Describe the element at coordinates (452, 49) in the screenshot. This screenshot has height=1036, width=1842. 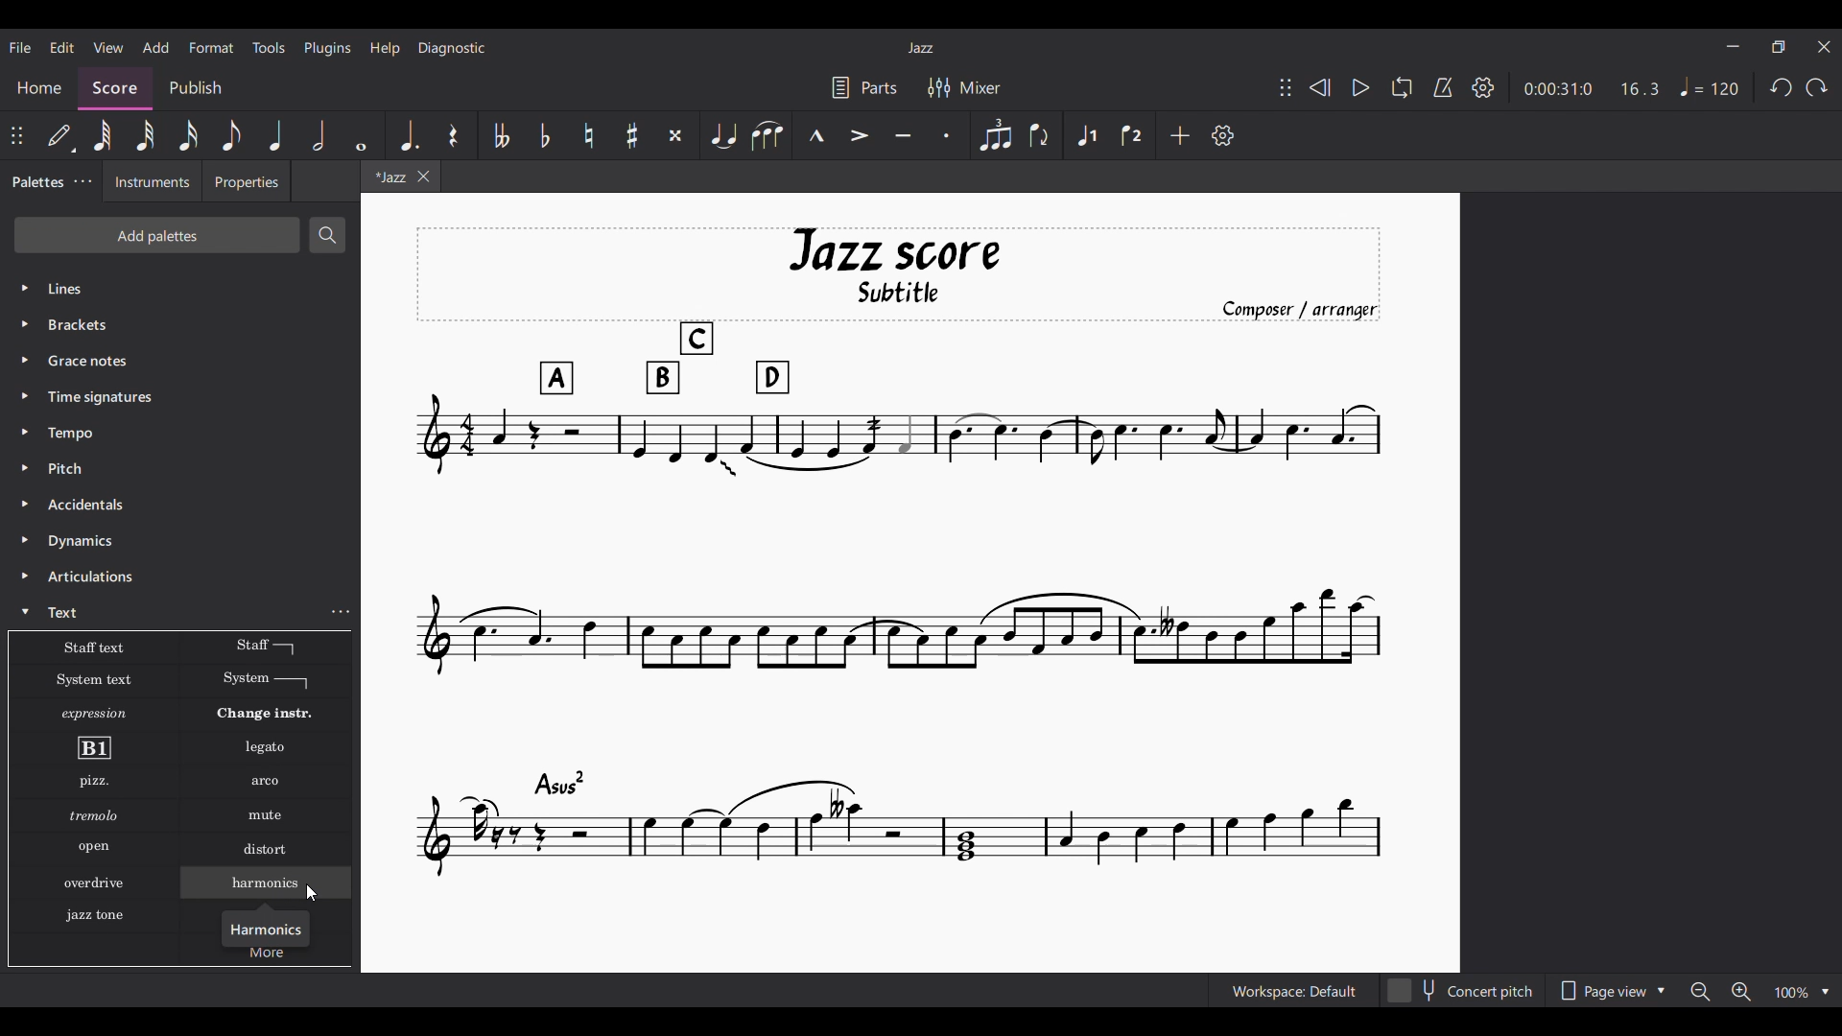
I see `Diagnostic menu` at that location.